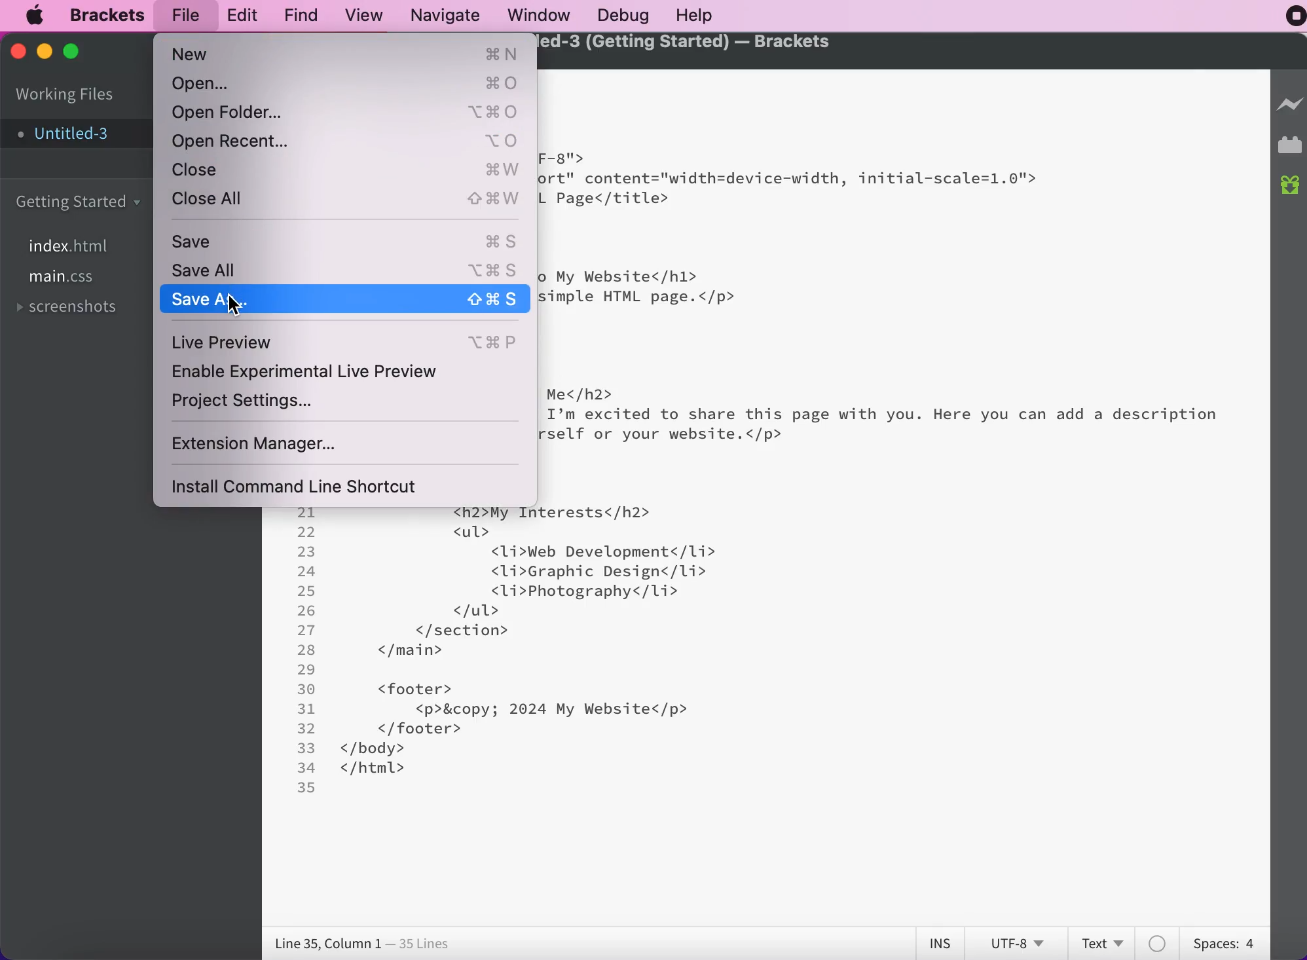 This screenshot has width=1307, height=960. I want to click on ins, so click(944, 942).